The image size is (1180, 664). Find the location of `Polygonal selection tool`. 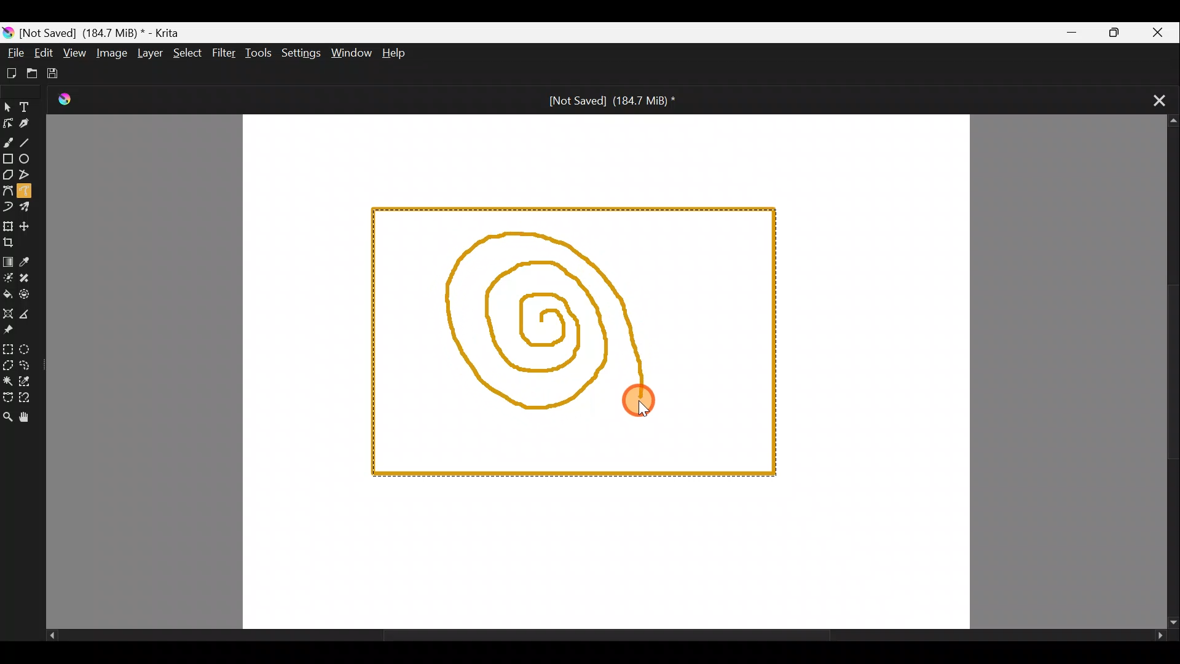

Polygonal selection tool is located at coordinates (7, 366).